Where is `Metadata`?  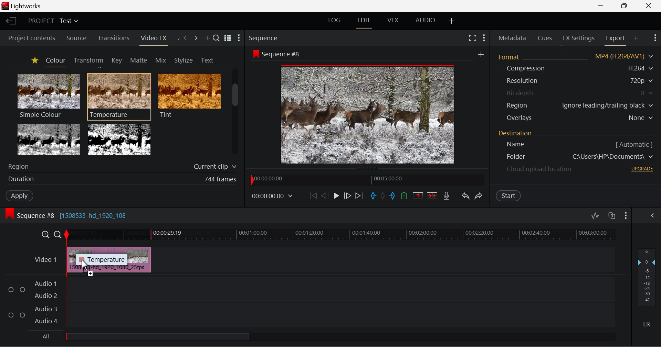
Metadata is located at coordinates (512, 38).